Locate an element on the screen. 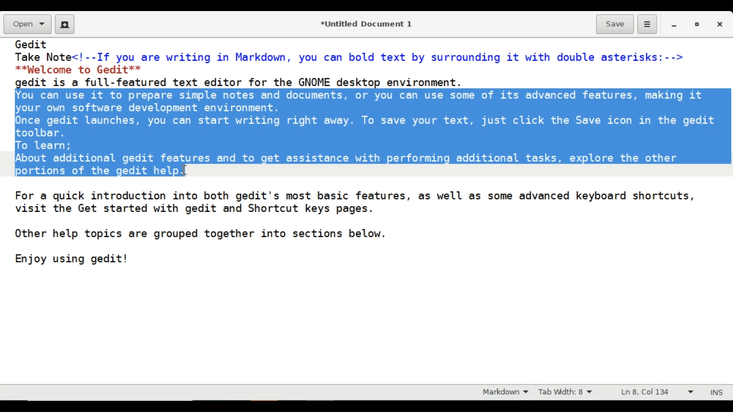 The image size is (733, 412). Gedit Take Note<!--If you are writing in Markdown, you can bold text by surrounding it with double asterisks:--> **Welcome to Gedit** gedit is a full-featured text editor for the GNOME desktop environment. You can use it to prepare simple notes and documents, or you can use some of its advanced features, making it your own software development environment is located at coordinates (364, 211).